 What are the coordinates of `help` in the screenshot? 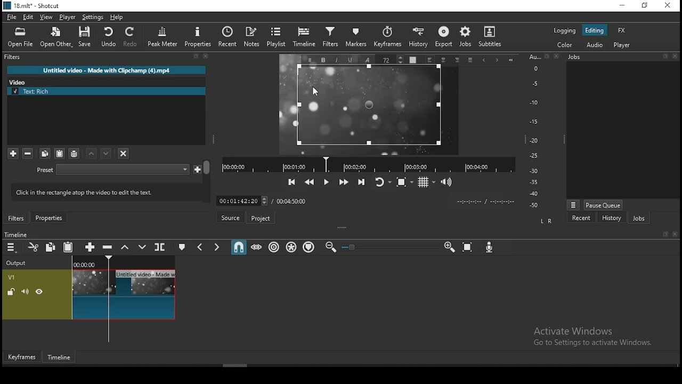 It's located at (117, 18).